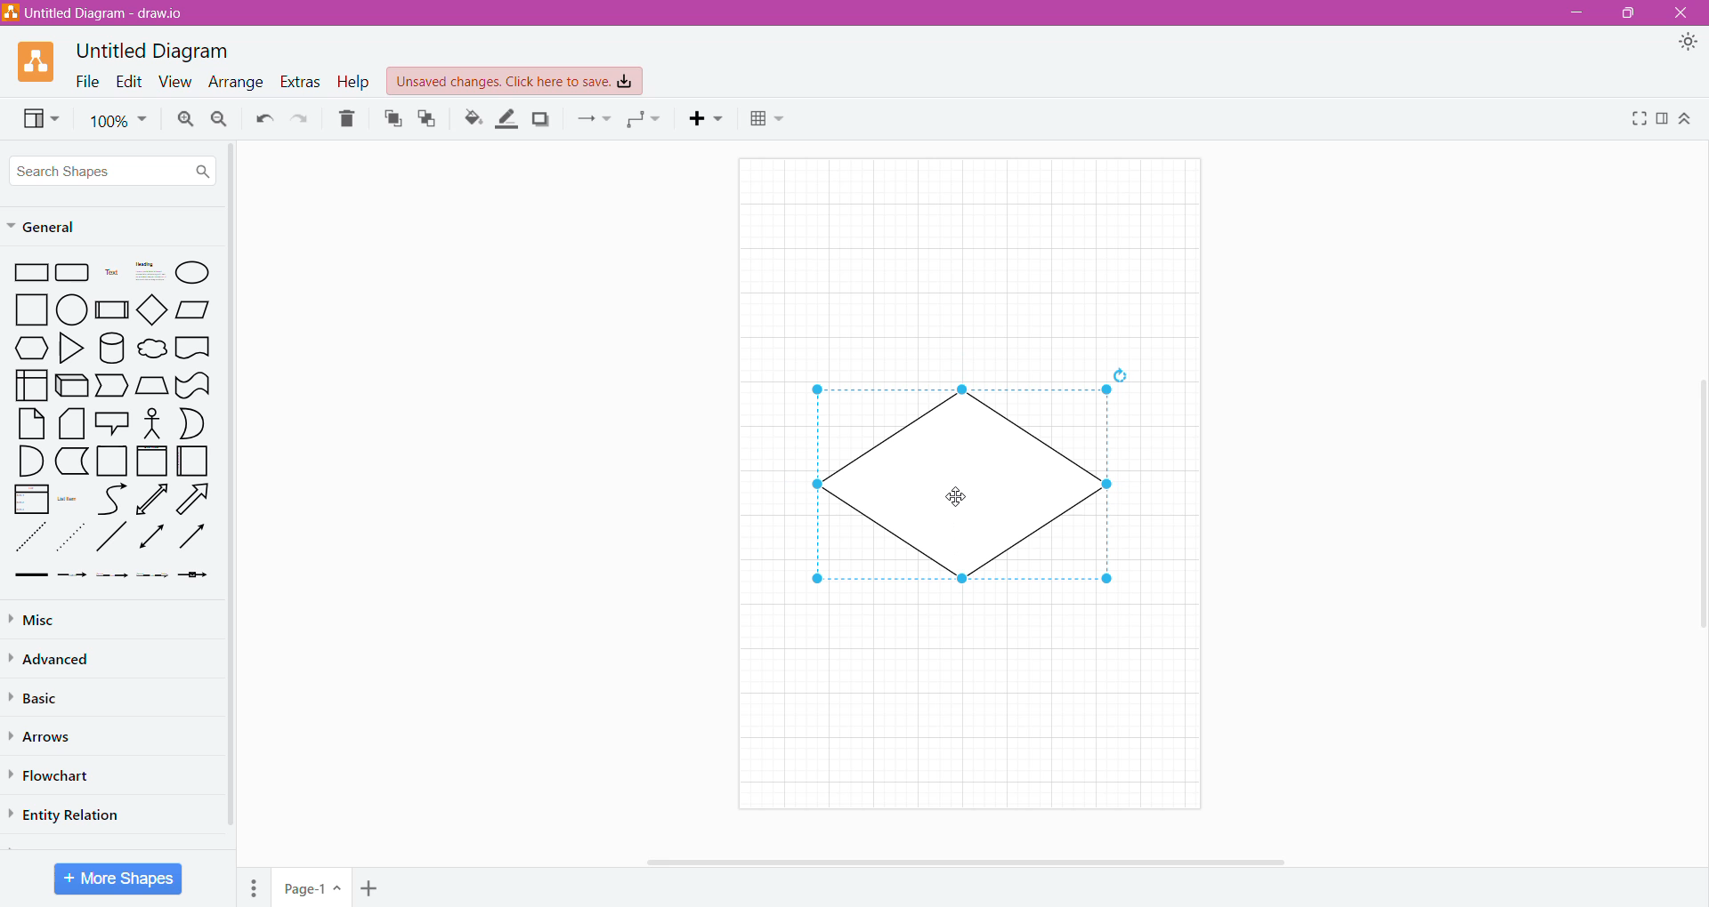 This screenshot has width=1709, height=907. I want to click on Line Color, so click(507, 119).